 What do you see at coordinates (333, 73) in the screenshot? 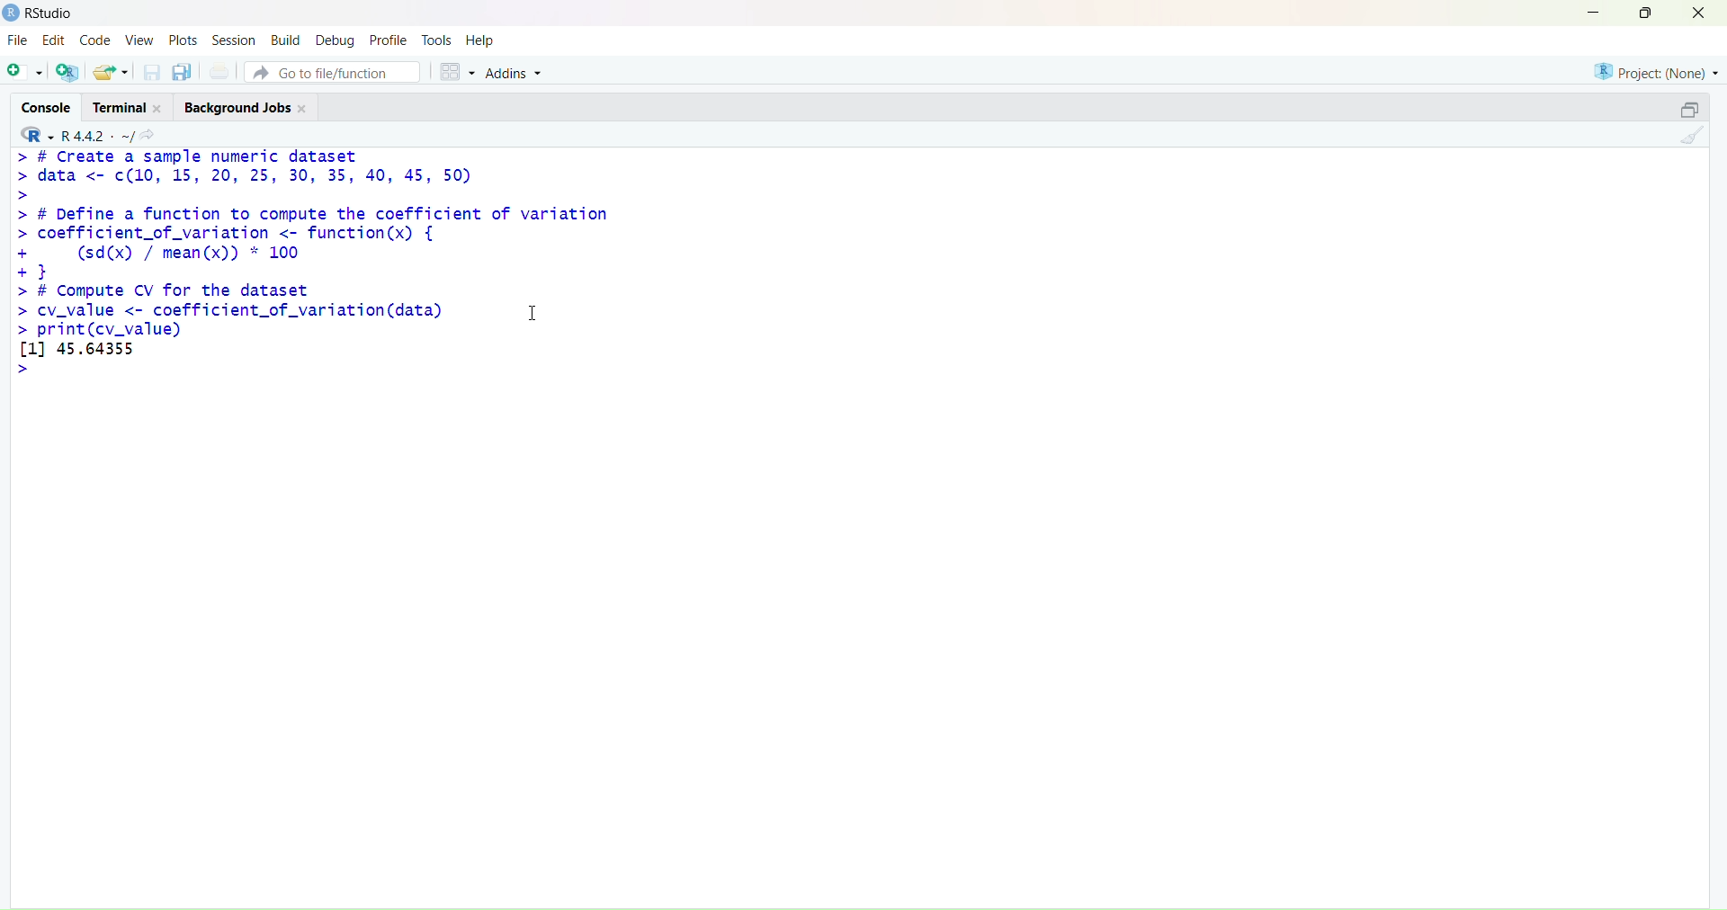
I see `go to file/function` at bounding box center [333, 73].